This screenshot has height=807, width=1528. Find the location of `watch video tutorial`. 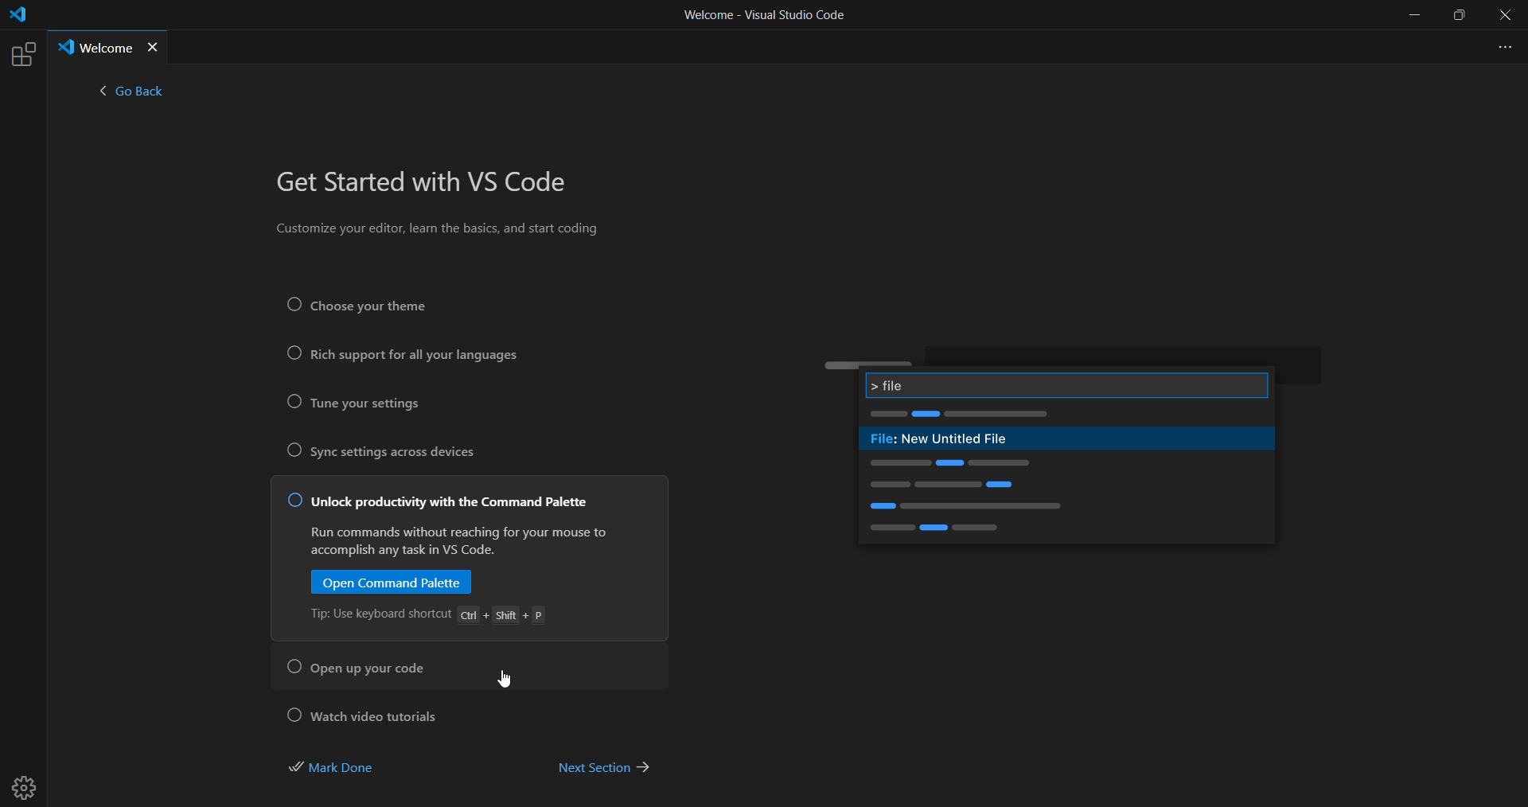

watch video tutorial is located at coordinates (368, 713).